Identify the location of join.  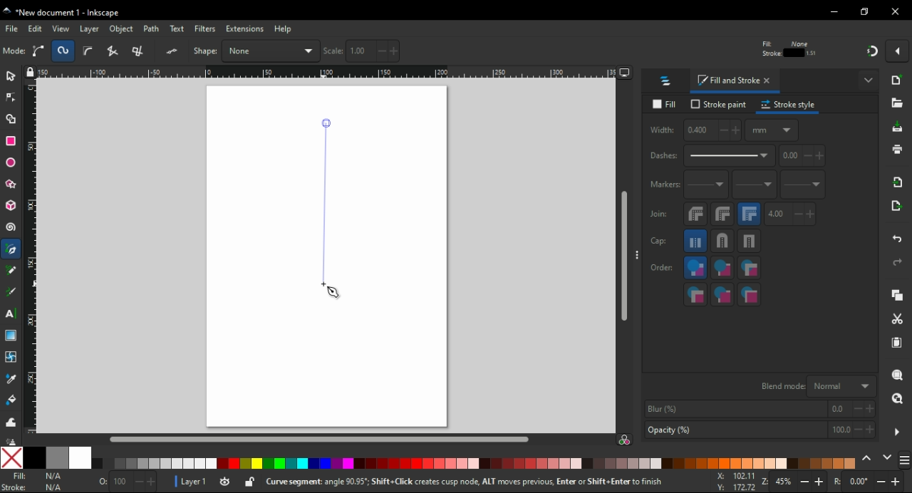
(658, 214).